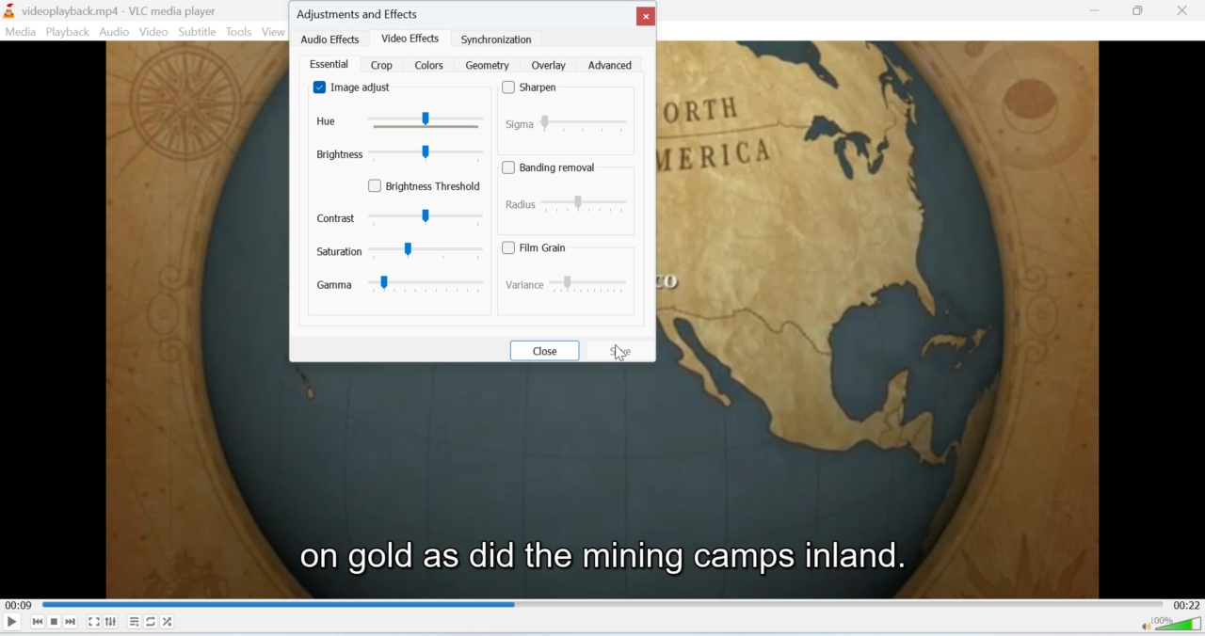 The width and height of the screenshot is (1205, 636). I want to click on Video, so click(155, 32).